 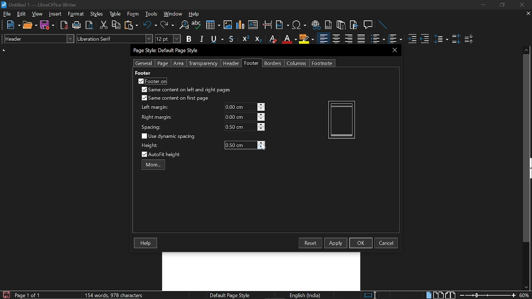 I want to click on Multiple page view, so click(x=438, y=295).